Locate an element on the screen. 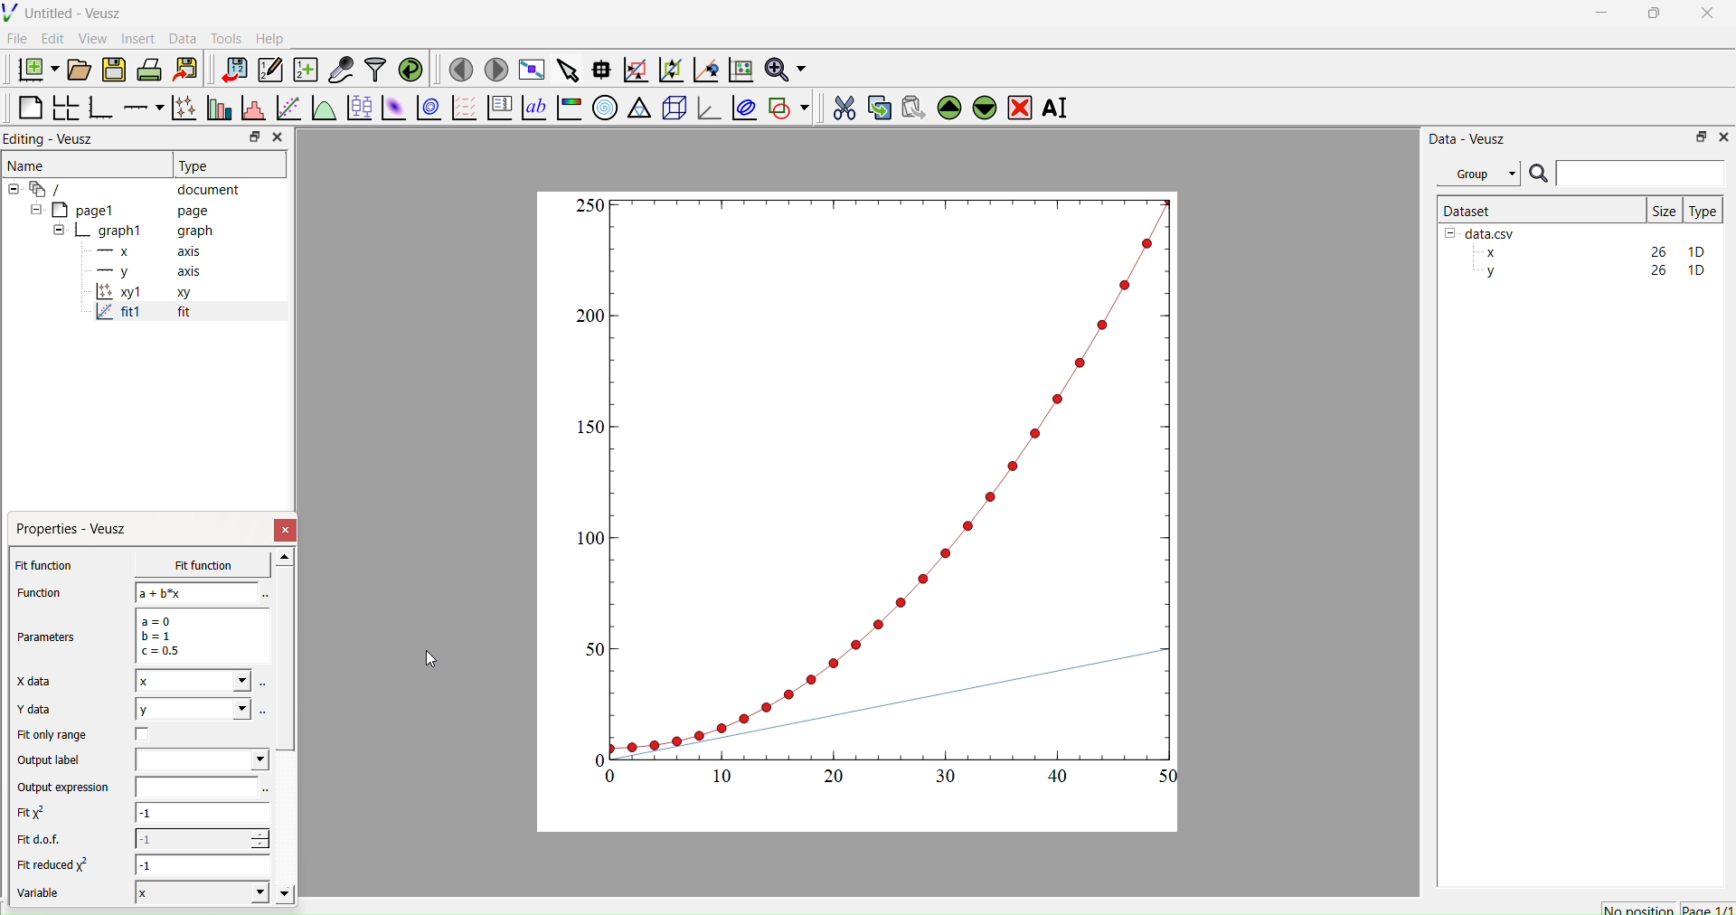 This screenshot has height=915, width=1736. Rename is located at coordinates (1059, 108).